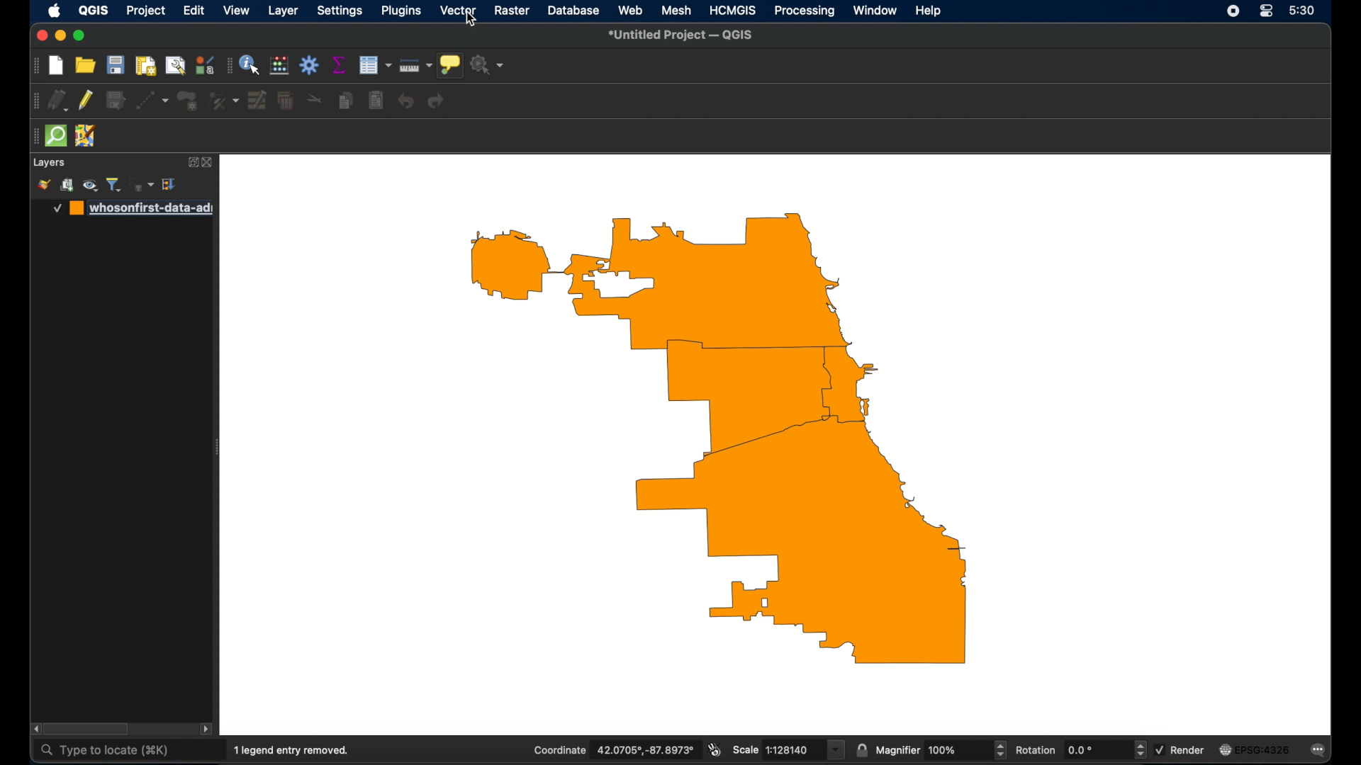 This screenshot has height=765, width=1361. Describe the element at coordinates (732, 10) in the screenshot. I see `HCMGIS` at that location.